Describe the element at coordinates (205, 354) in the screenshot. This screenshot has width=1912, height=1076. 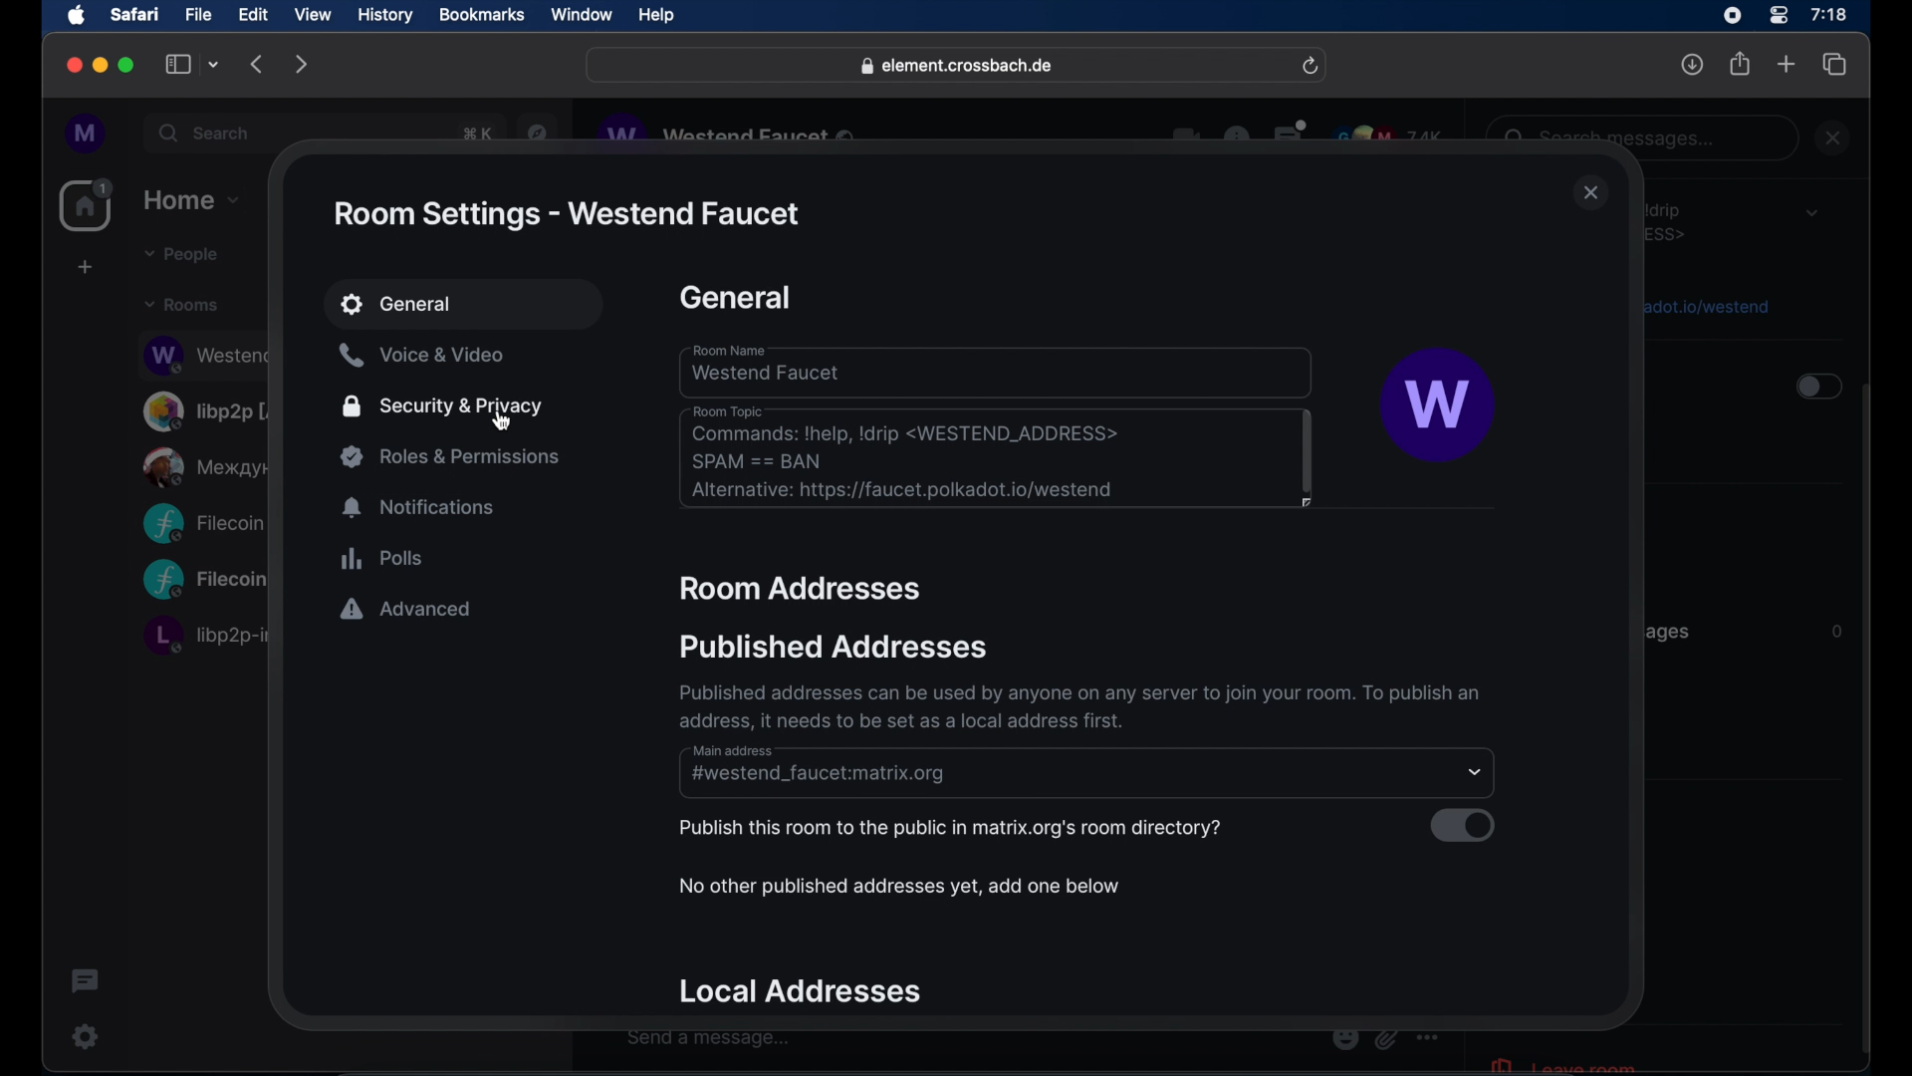
I see `obscure` at that location.